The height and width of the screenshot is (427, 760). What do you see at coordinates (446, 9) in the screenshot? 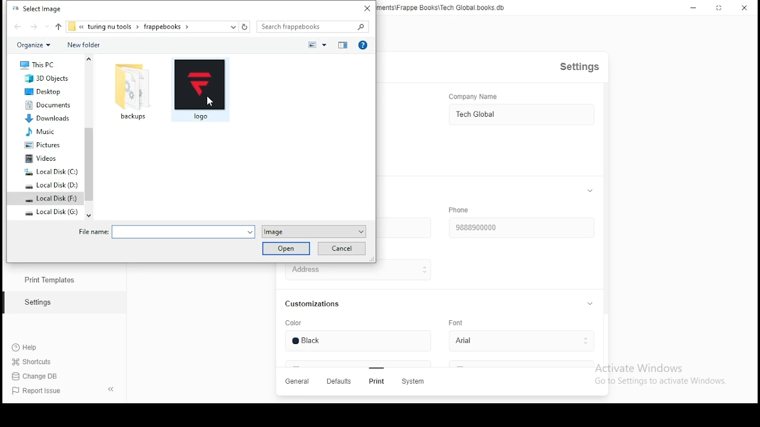
I see `Tech Global - C:\Users\Sayan\Documents\Frappe Books\Tech Global. books. db` at bounding box center [446, 9].